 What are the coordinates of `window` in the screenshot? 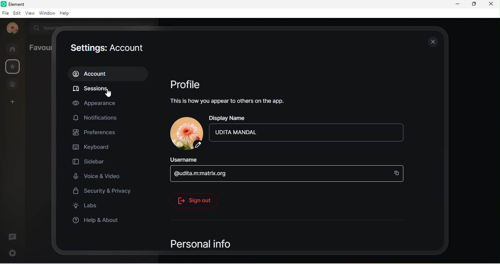 It's located at (47, 13).